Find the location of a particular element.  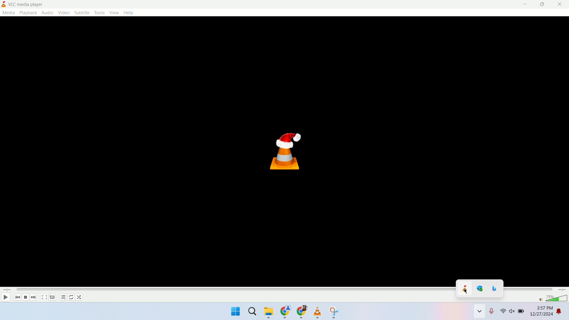

microphone is located at coordinates (493, 313).